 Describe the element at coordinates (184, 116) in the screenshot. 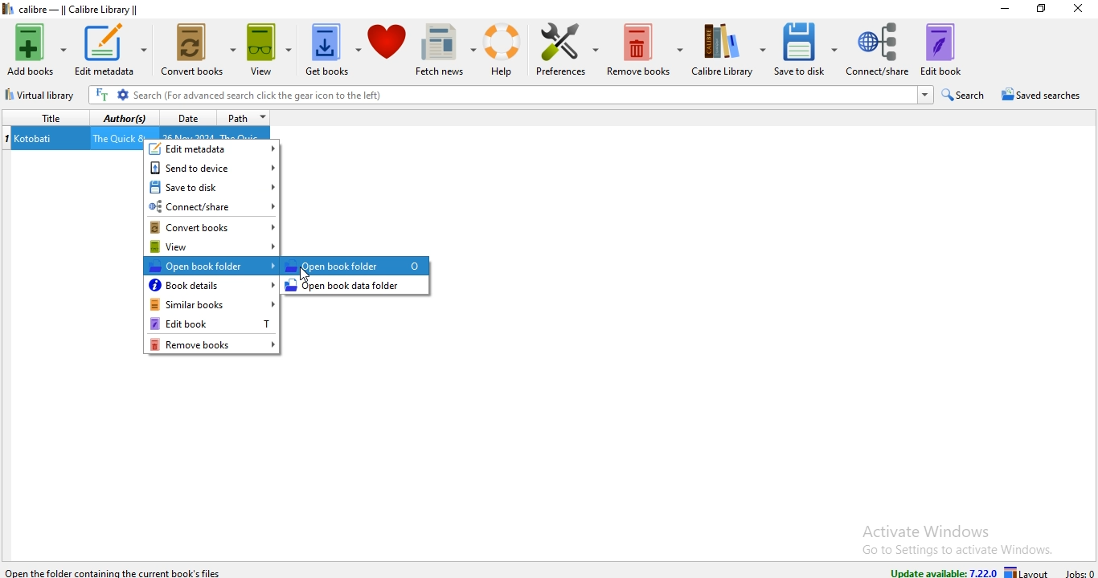

I see `date` at that location.